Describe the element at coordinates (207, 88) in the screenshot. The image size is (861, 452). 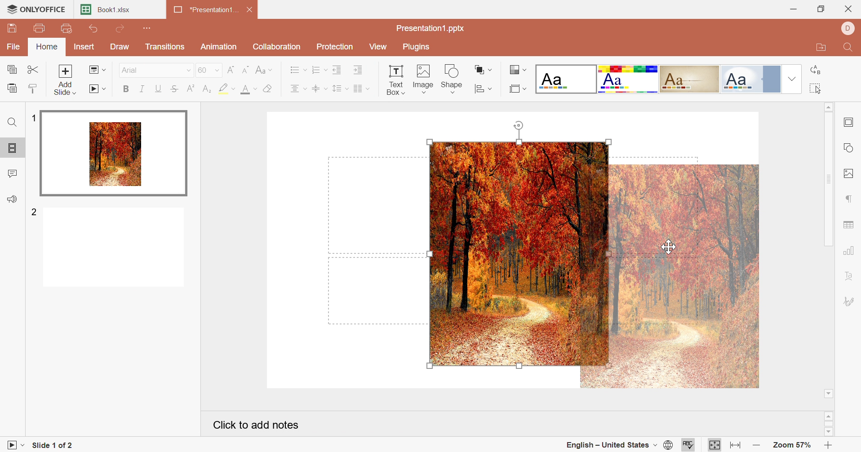
I see `Subscript` at that location.